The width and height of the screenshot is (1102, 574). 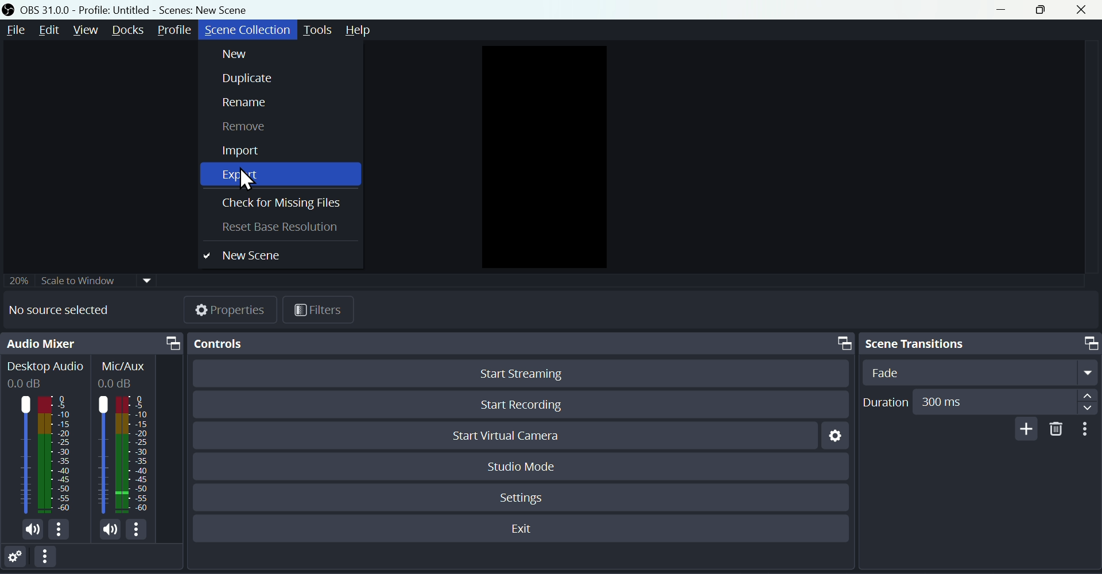 What do you see at coordinates (131, 9) in the screenshot?
I see `OBS 30.0 .0 Profile: untitled, Scenes: New scenes` at bounding box center [131, 9].